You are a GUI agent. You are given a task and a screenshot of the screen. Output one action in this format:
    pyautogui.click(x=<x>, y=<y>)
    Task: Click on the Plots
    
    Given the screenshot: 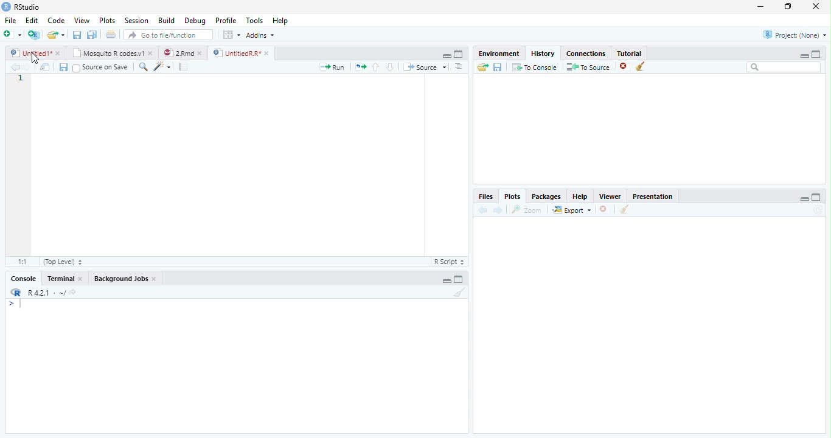 What is the action you would take?
    pyautogui.click(x=513, y=196)
    